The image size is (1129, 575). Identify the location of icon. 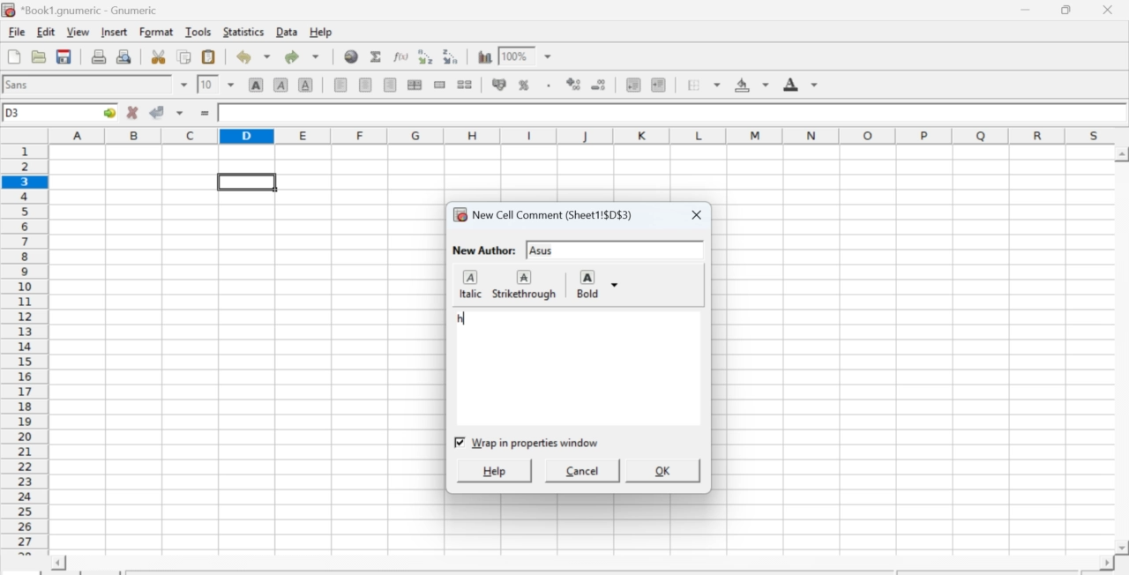
(460, 215).